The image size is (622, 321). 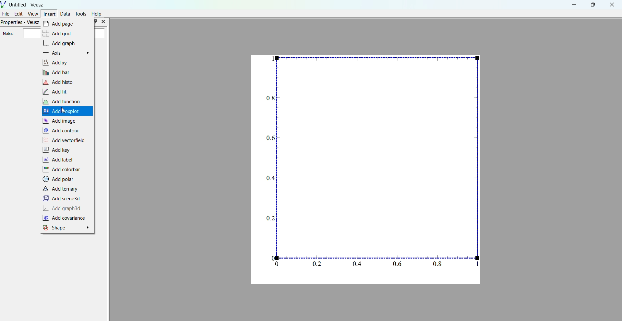 I want to click on Help, so click(x=97, y=14).